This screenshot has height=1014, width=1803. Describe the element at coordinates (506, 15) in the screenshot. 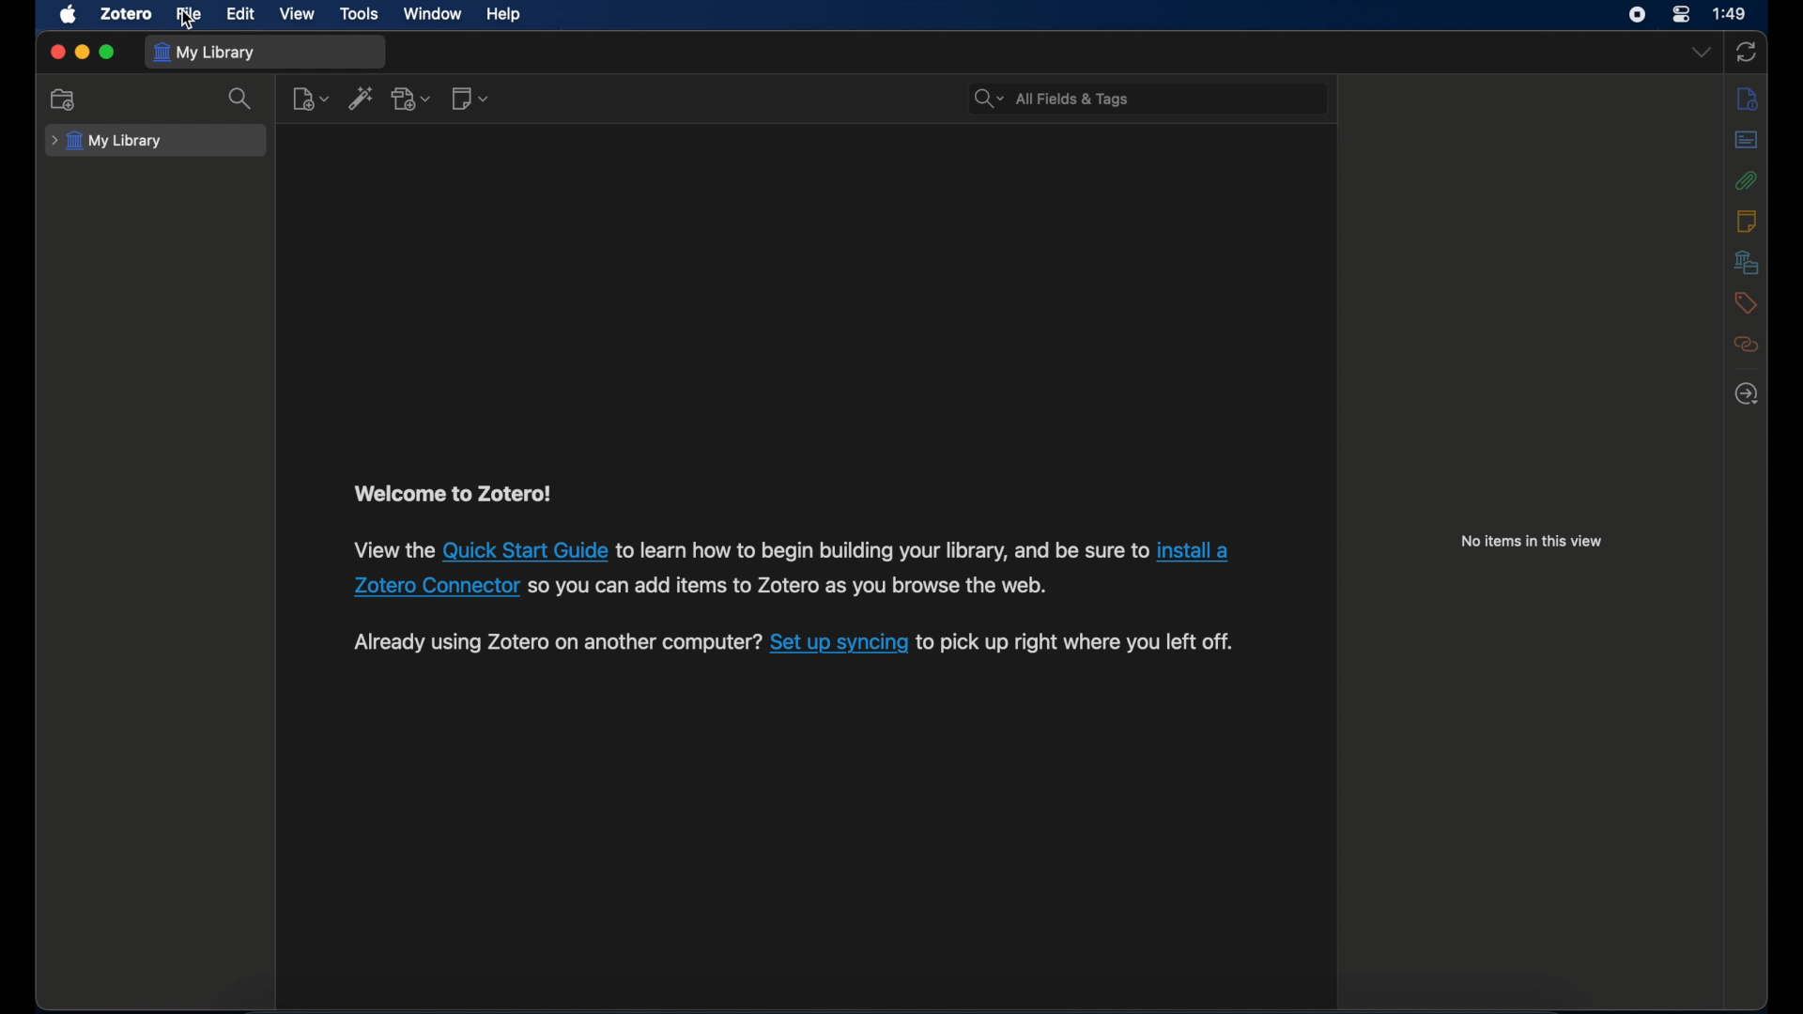

I see `help` at that location.